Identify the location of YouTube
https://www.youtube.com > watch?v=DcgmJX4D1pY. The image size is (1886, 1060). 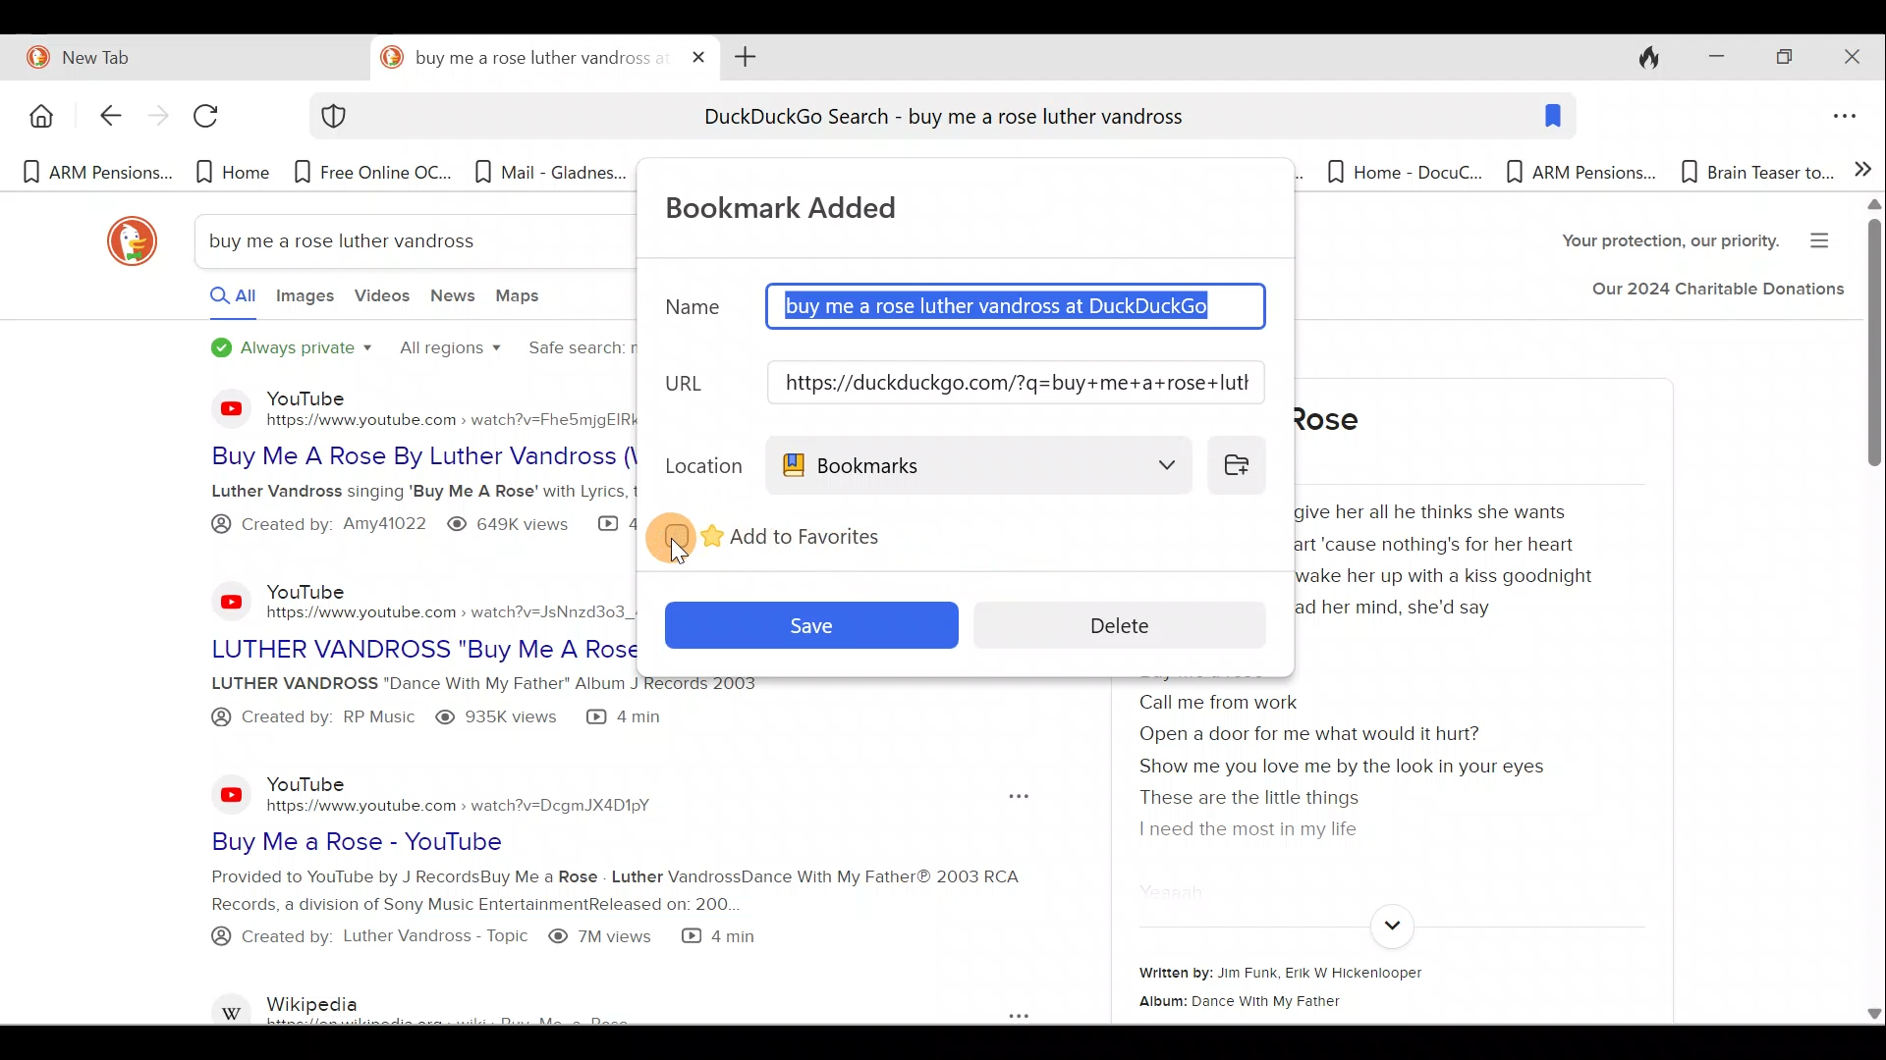
(470, 793).